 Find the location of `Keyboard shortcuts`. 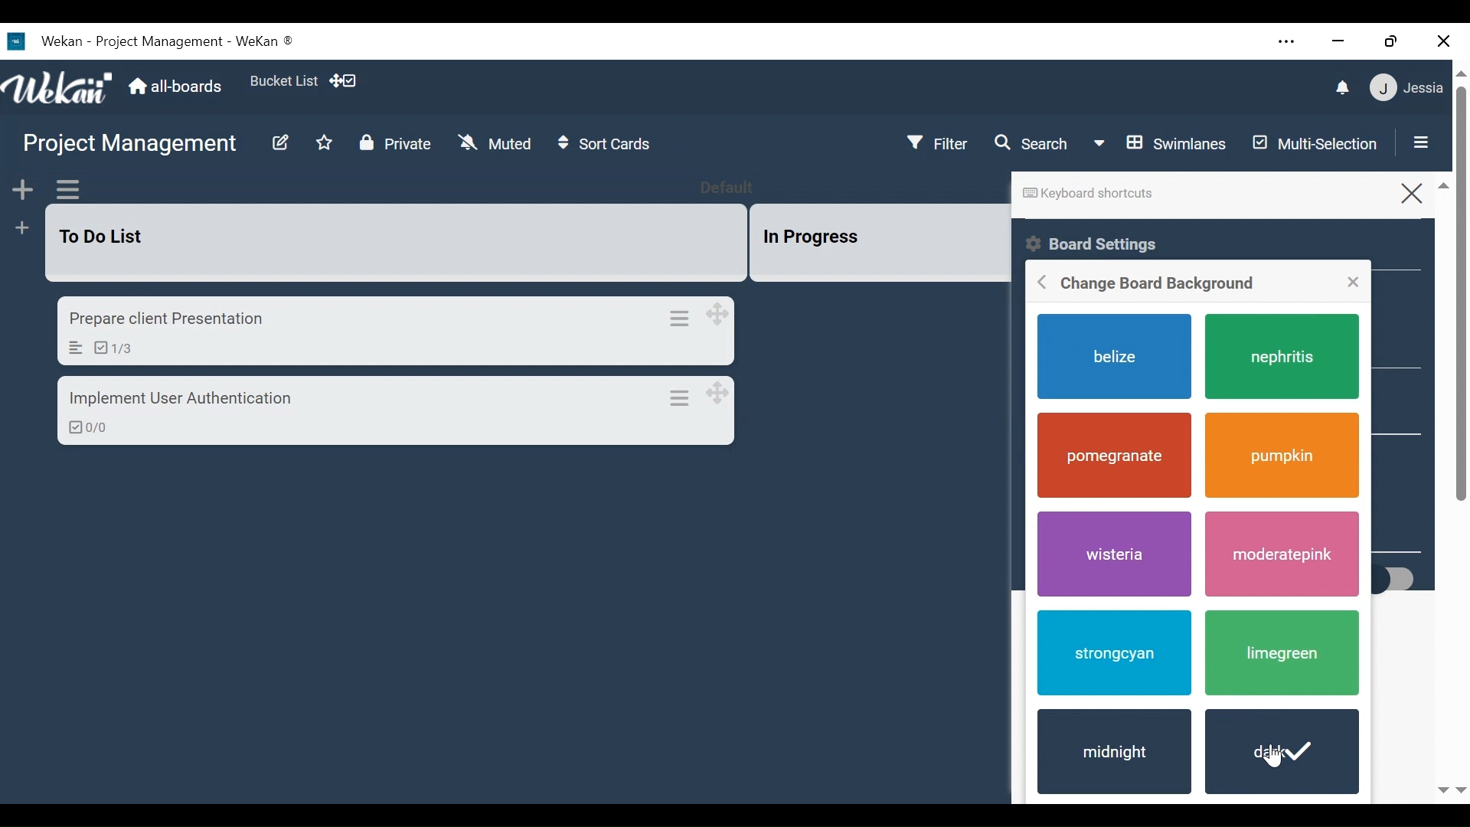

Keyboard shortcuts is located at coordinates (1086, 194).